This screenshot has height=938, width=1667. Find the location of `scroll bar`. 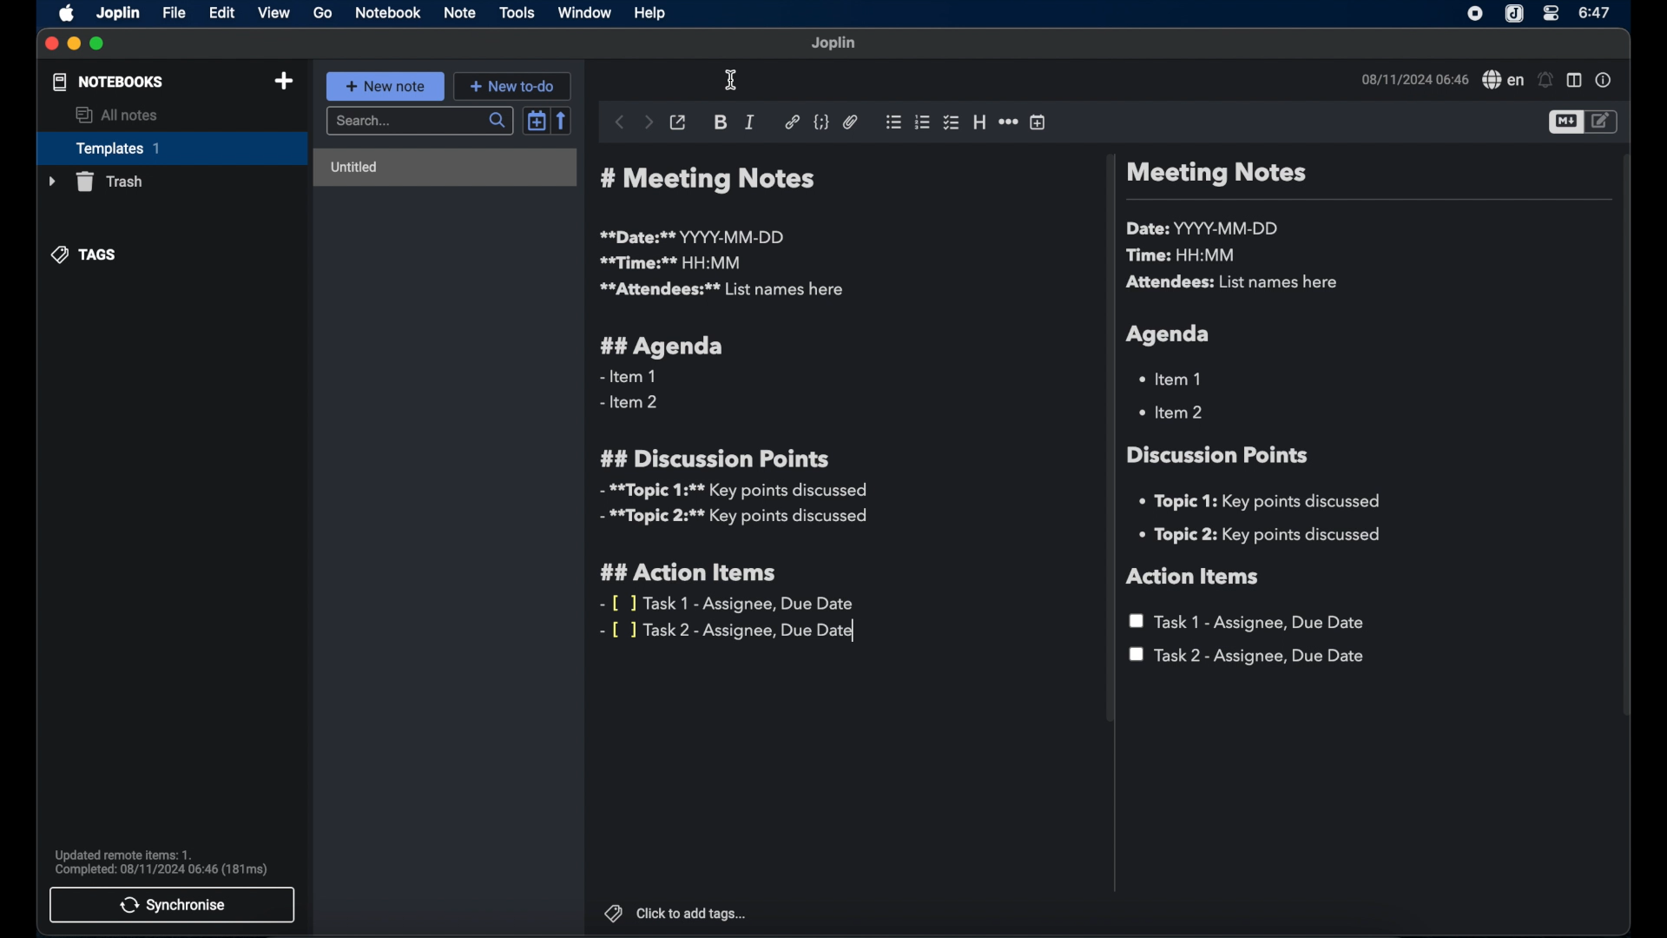

scroll bar is located at coordinates (1627, 446).